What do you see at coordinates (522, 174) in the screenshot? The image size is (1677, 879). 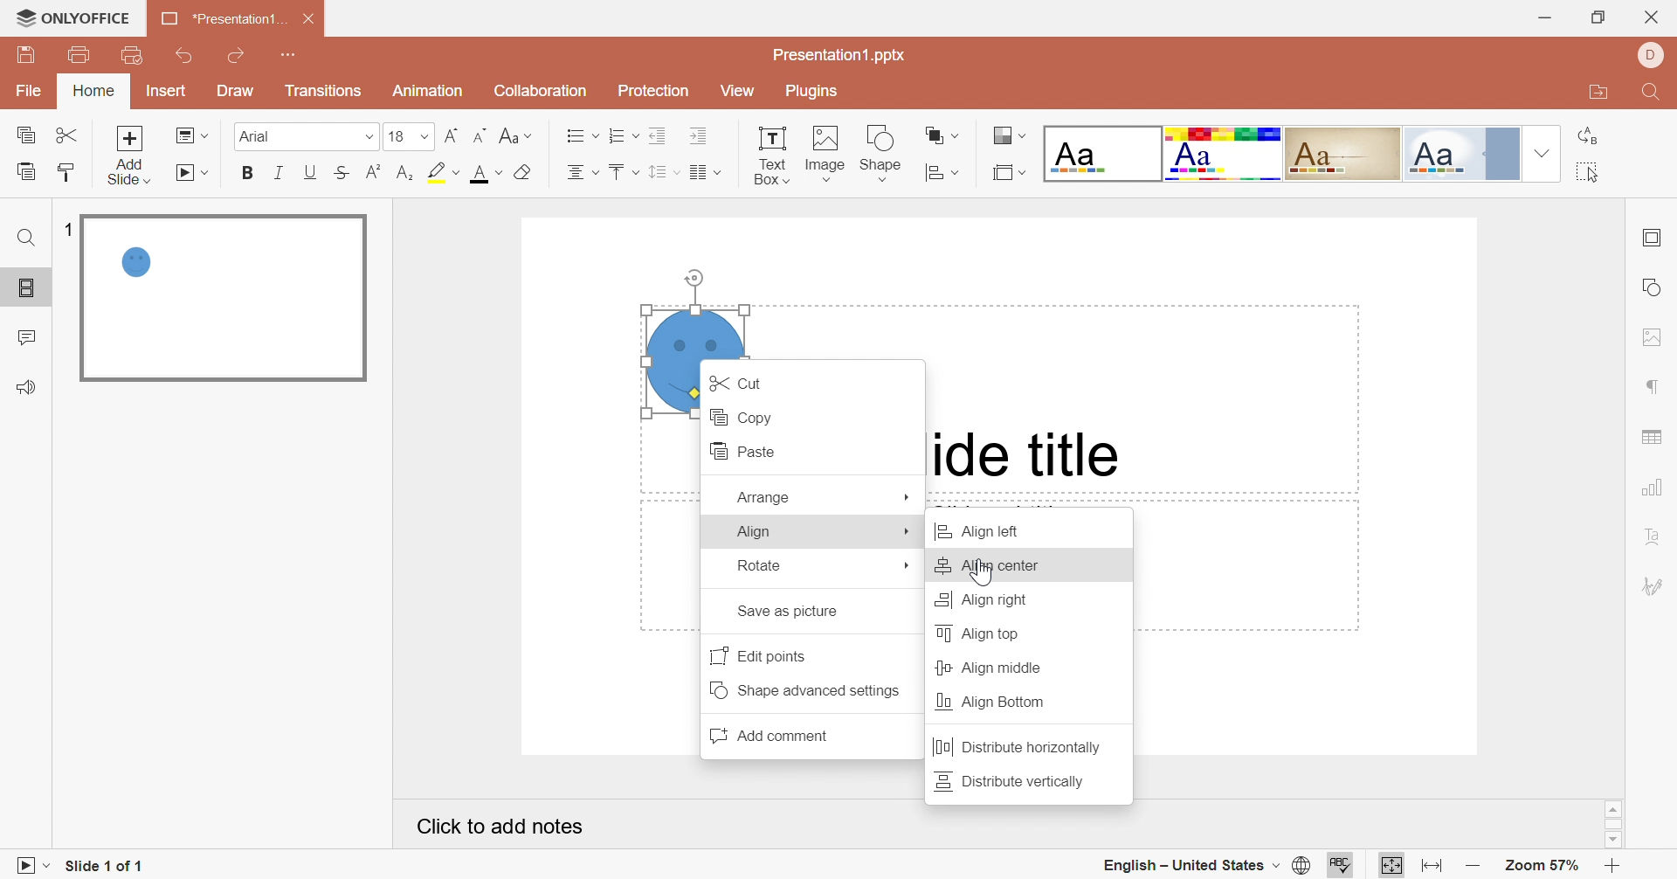 I see `Clear` at bounding box center [522, 174].